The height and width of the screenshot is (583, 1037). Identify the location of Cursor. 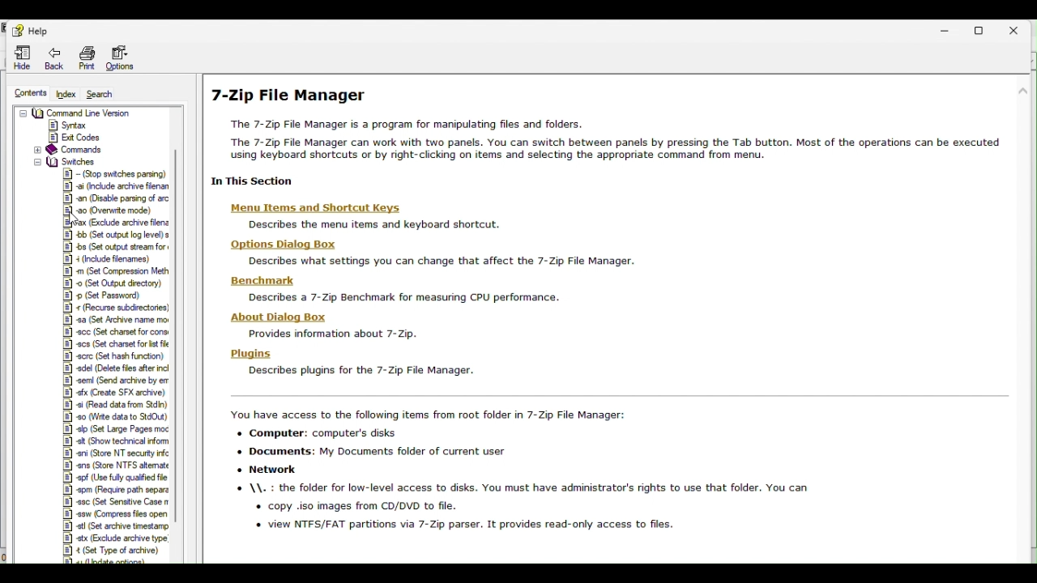
(75, 220).